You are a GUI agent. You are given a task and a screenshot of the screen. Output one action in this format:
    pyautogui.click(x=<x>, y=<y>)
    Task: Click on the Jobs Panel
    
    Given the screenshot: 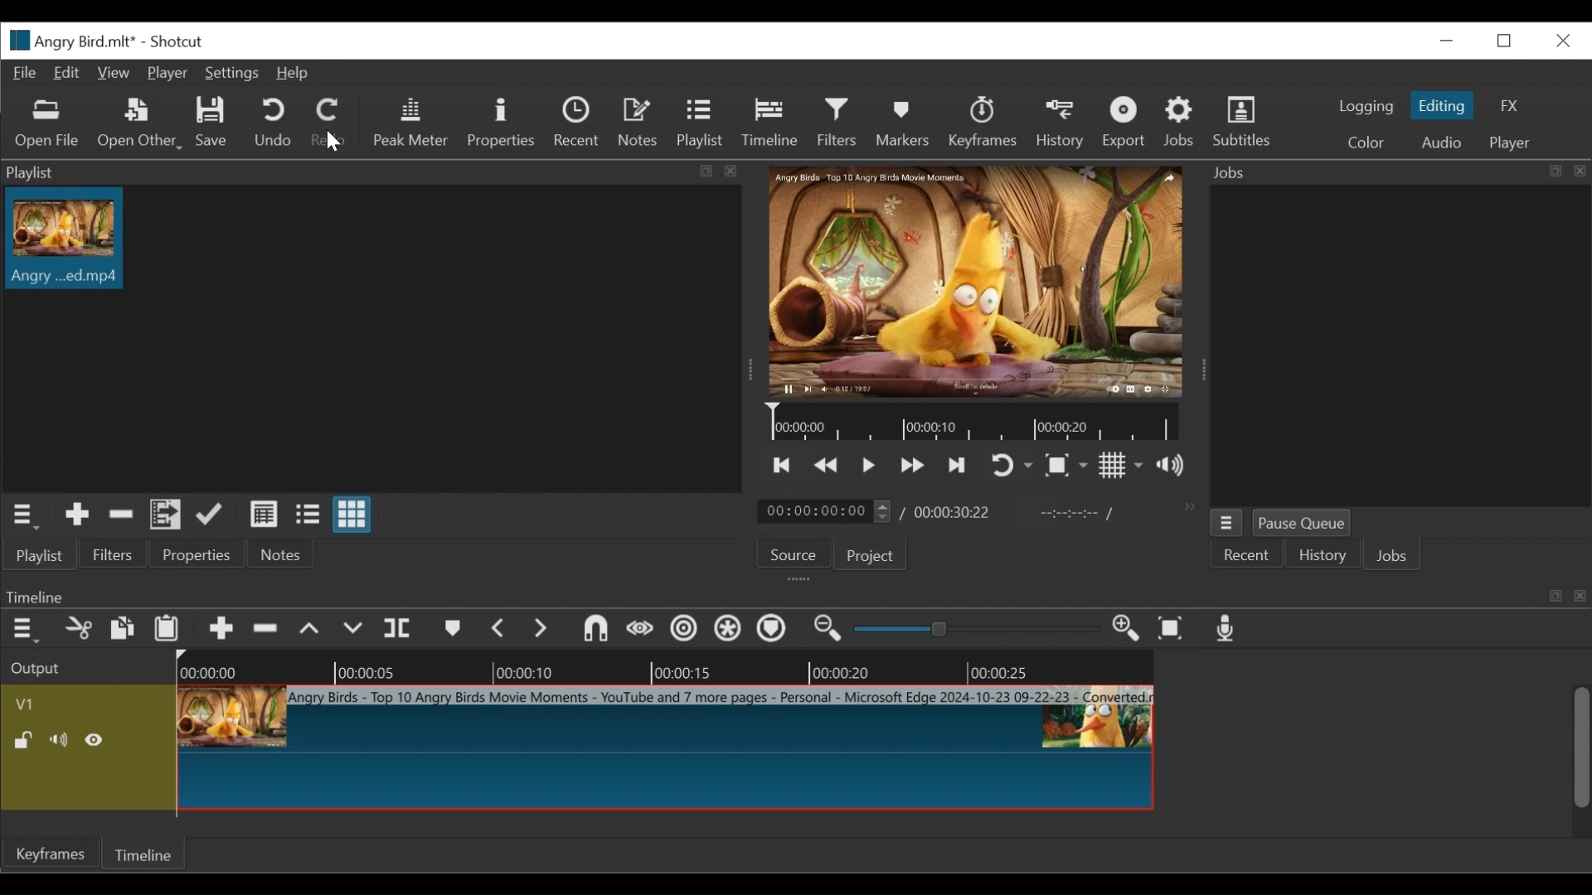 What is the action you would take?
    pyautogui.click(x=1399, y=346)
    